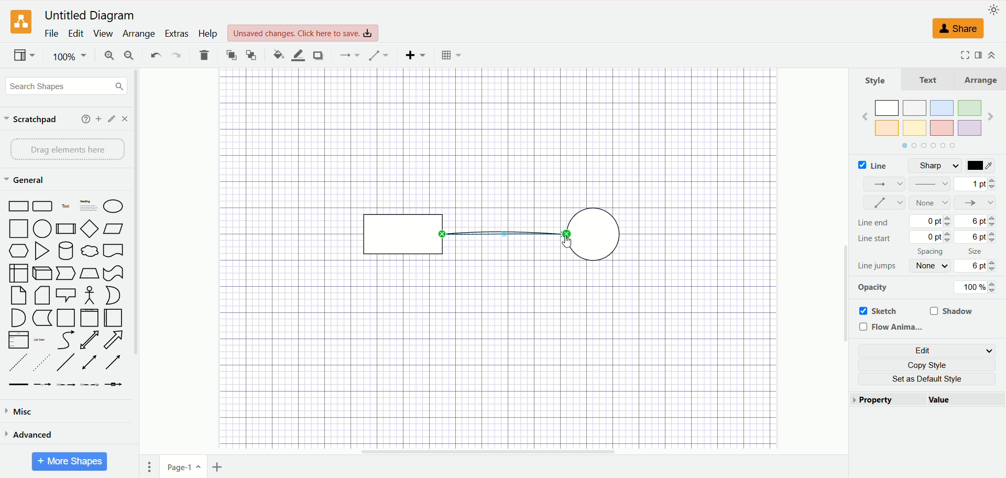  What do you see at coordinates (976, 220) in the screenshot?
I see `6 pt` at bounding box center [976, 220].